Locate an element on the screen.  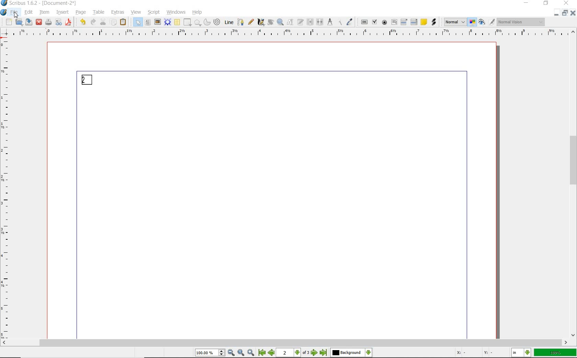
copy item properties is located at coordinates (340, 23).